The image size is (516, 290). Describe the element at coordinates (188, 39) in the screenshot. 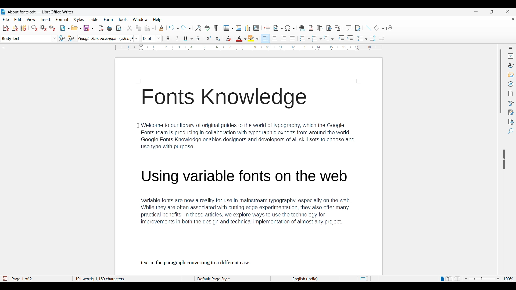

I see `Underline options` at that location.